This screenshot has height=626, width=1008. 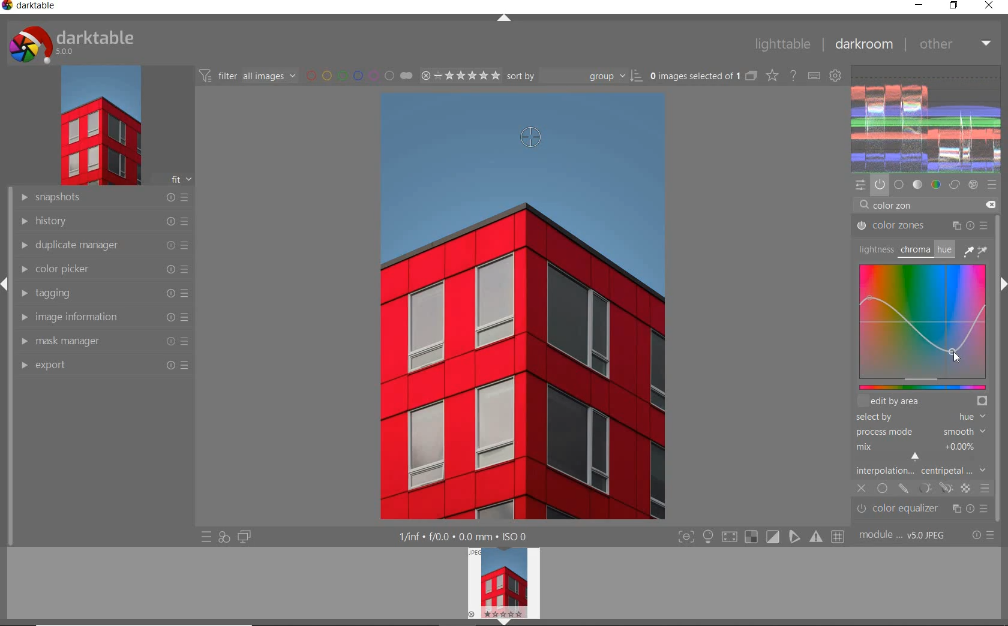 What do you see at coordinates (685, 537) in the screenshot?
I see `focus` at bounding box center [685, 537].